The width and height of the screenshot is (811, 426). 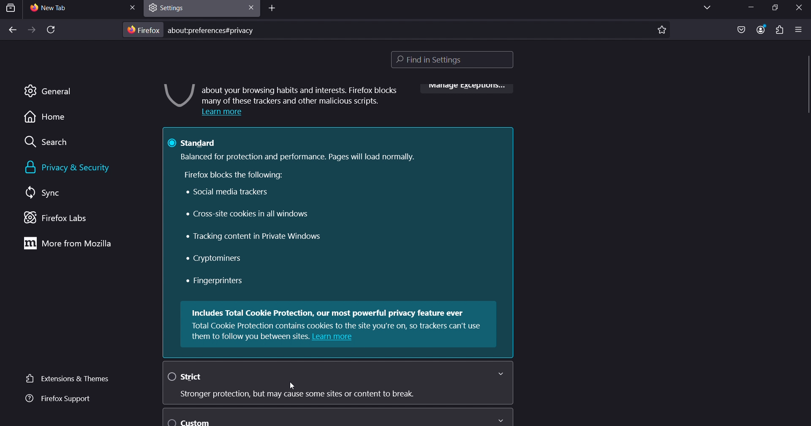 I want to click on about your browsing habits and interests. Firefox blocks
many of these trackers and other malicious scripts., so click(x=301, y=94).